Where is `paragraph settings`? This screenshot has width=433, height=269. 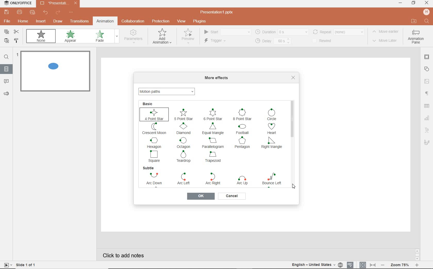
paragraph settings is located at coordinates (427, 94).